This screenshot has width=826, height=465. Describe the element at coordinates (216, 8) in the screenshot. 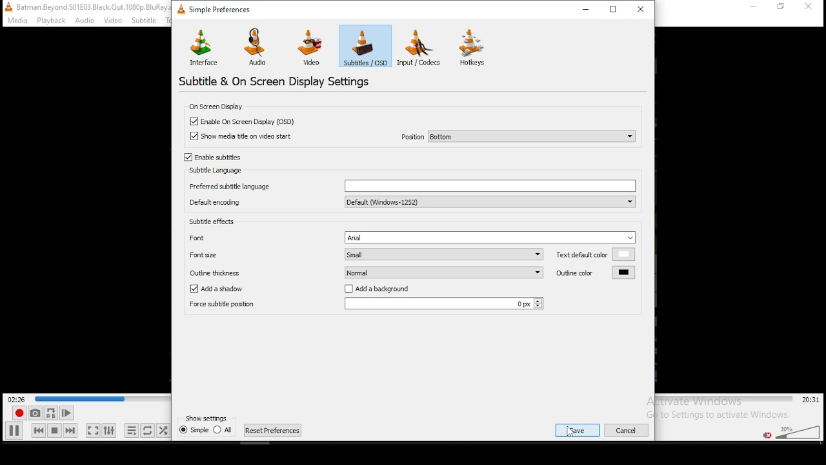

I see `simple settings` at that location.